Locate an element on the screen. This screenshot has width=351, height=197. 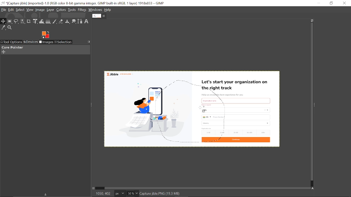
Wrap text tool is located at coordinates (42, 22).